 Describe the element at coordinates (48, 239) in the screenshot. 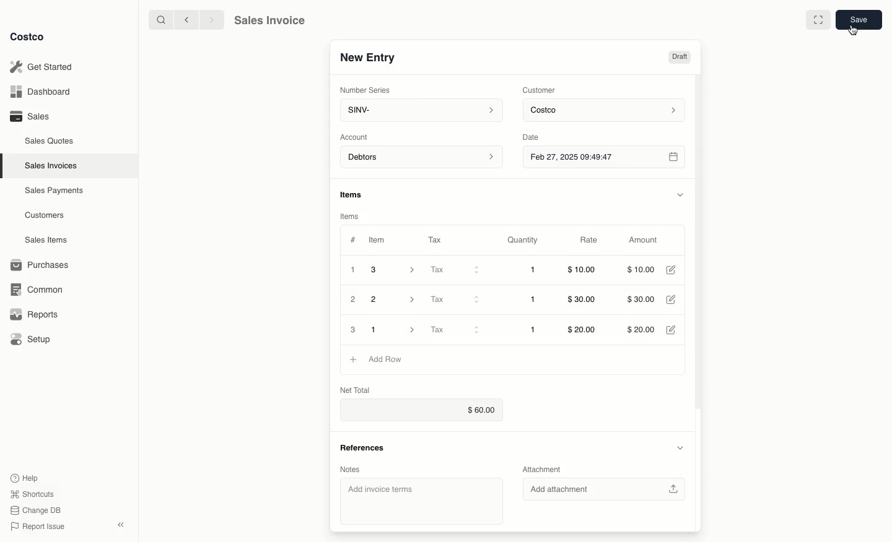

I see `Sales Items` at that location.